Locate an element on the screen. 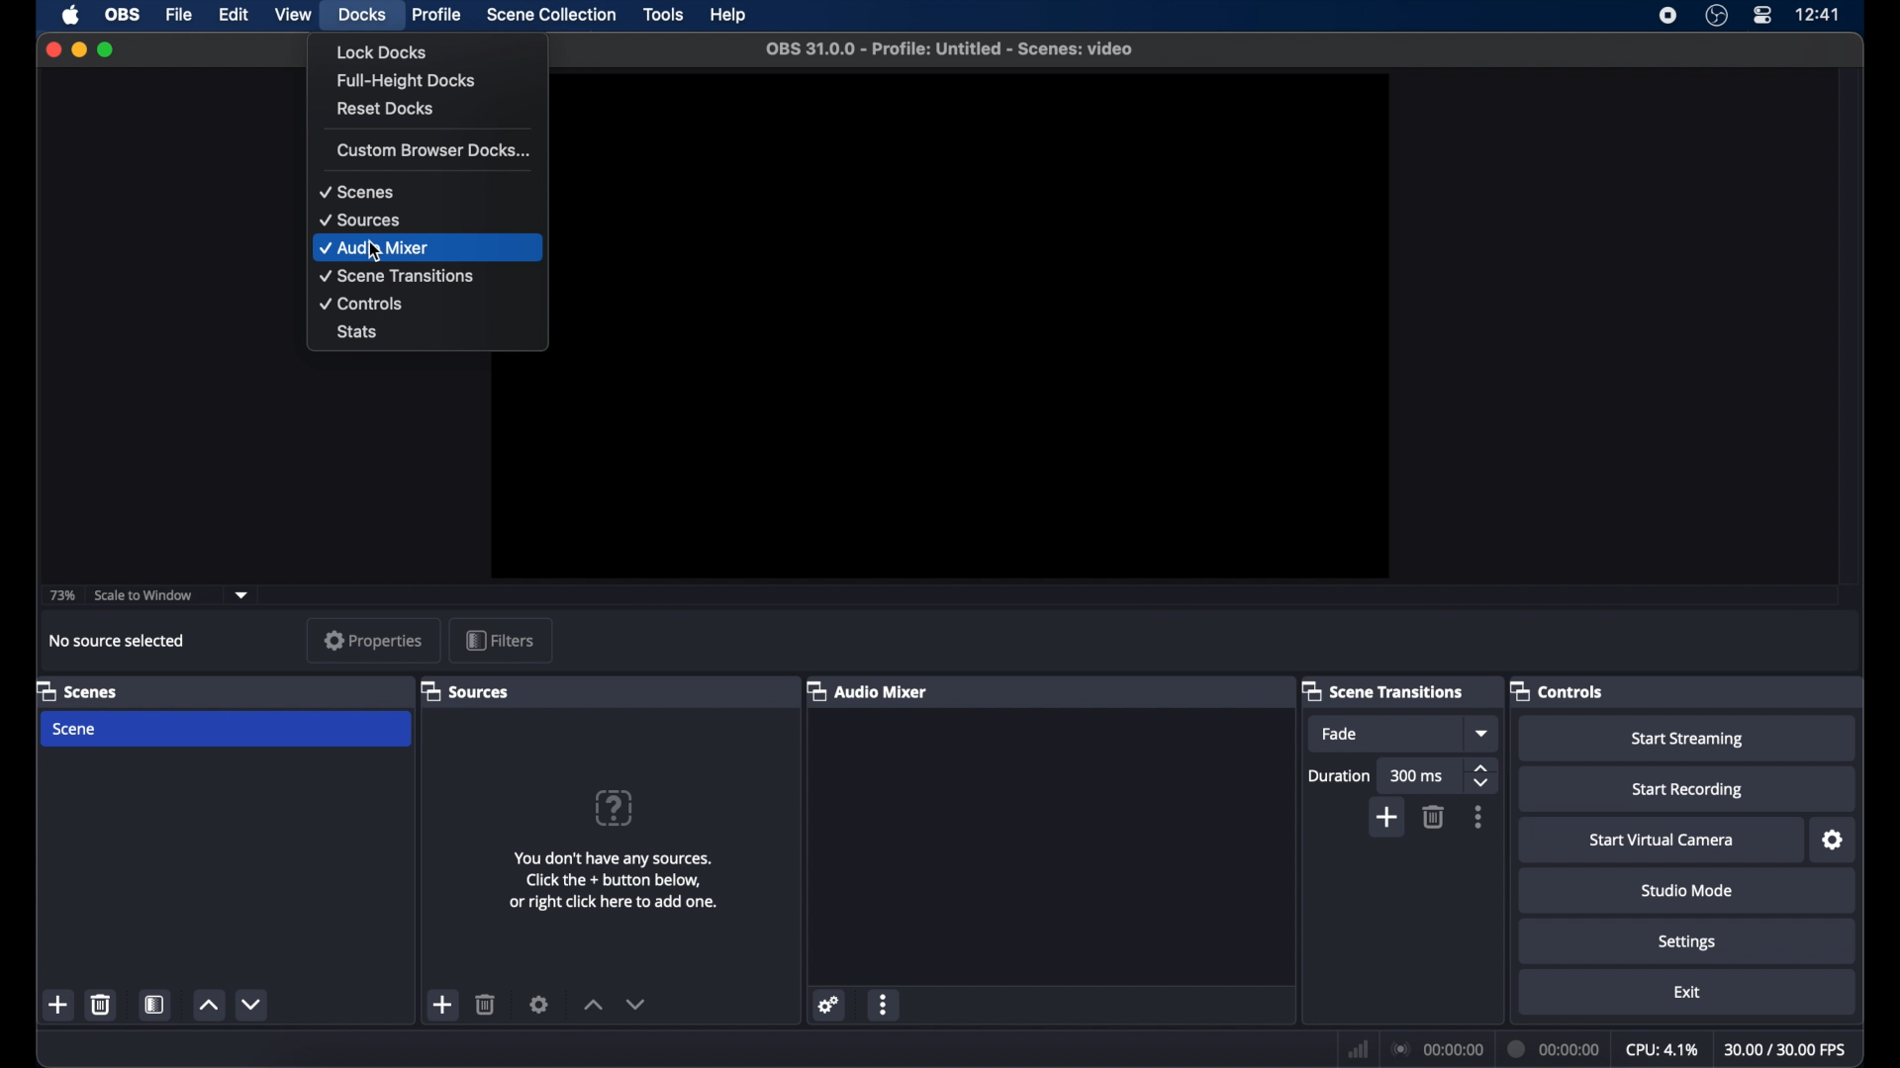 The width and height of the screenshot is (1900, 1068). scenes is located at coordinates (78, 690).